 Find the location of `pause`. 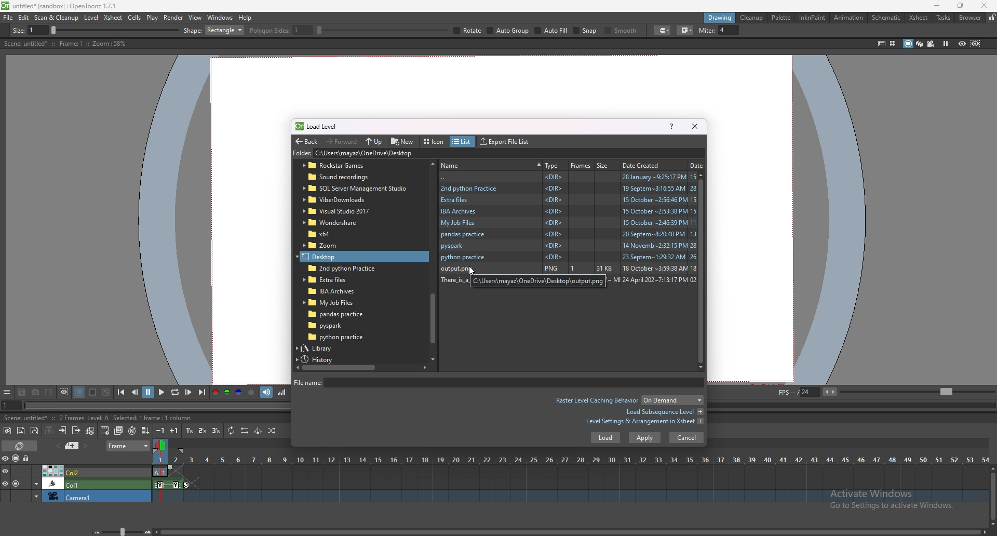

pause is located at coordinates (148, 392).